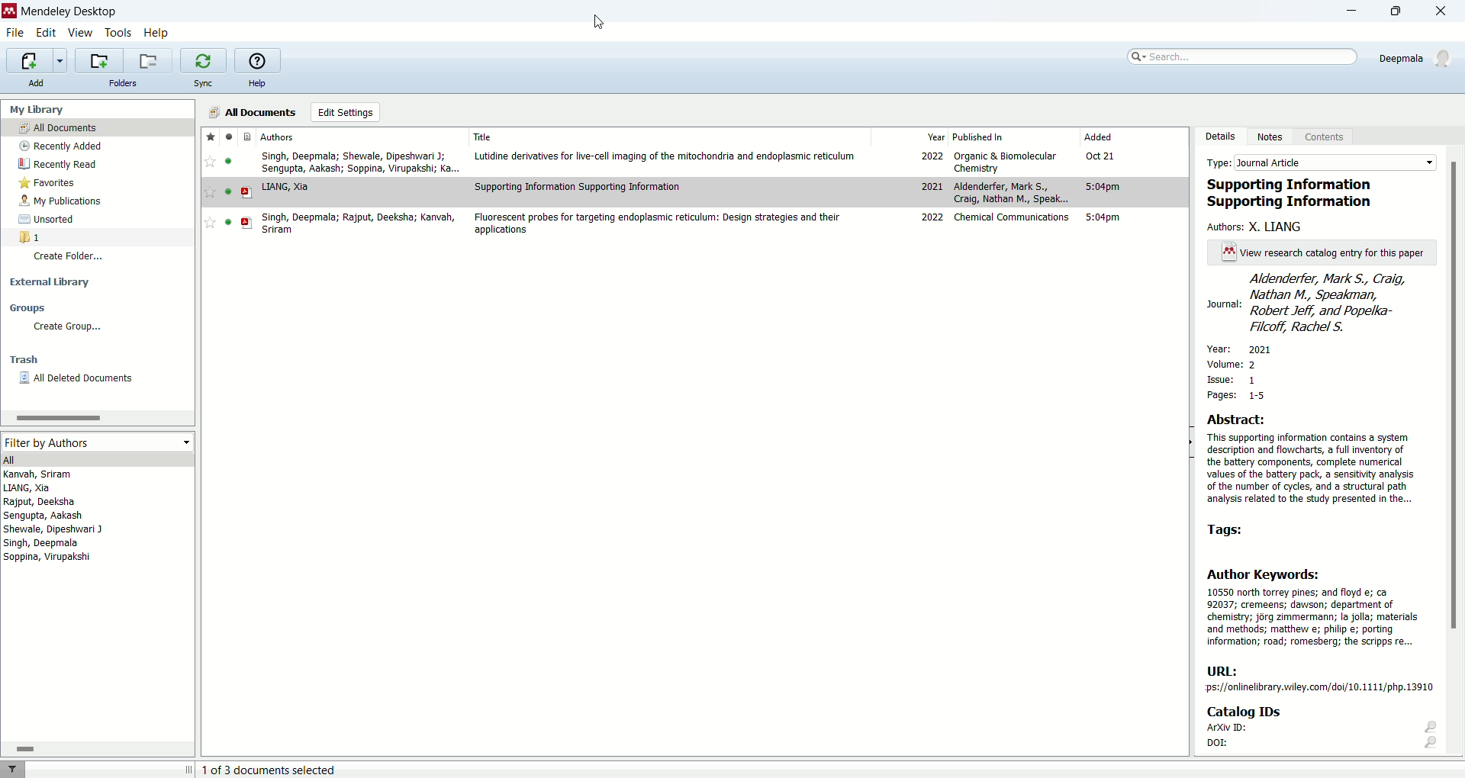 This screenshot has width=1465, height=778. I want to click on journal: Aldenderfer, Mark S.,Craig, Nathan M., Speakman, Robert Jeff, and Popelka-Filcoff, Rachel S., so click(1321, 304).